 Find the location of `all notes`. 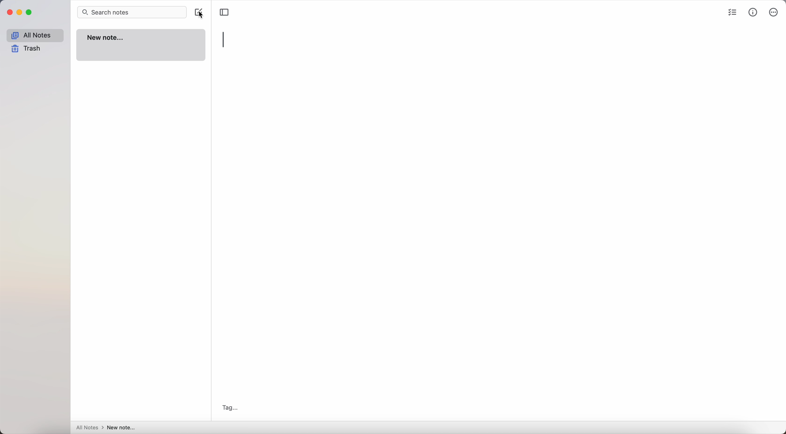

all notes is located at coordinates (34, 35).